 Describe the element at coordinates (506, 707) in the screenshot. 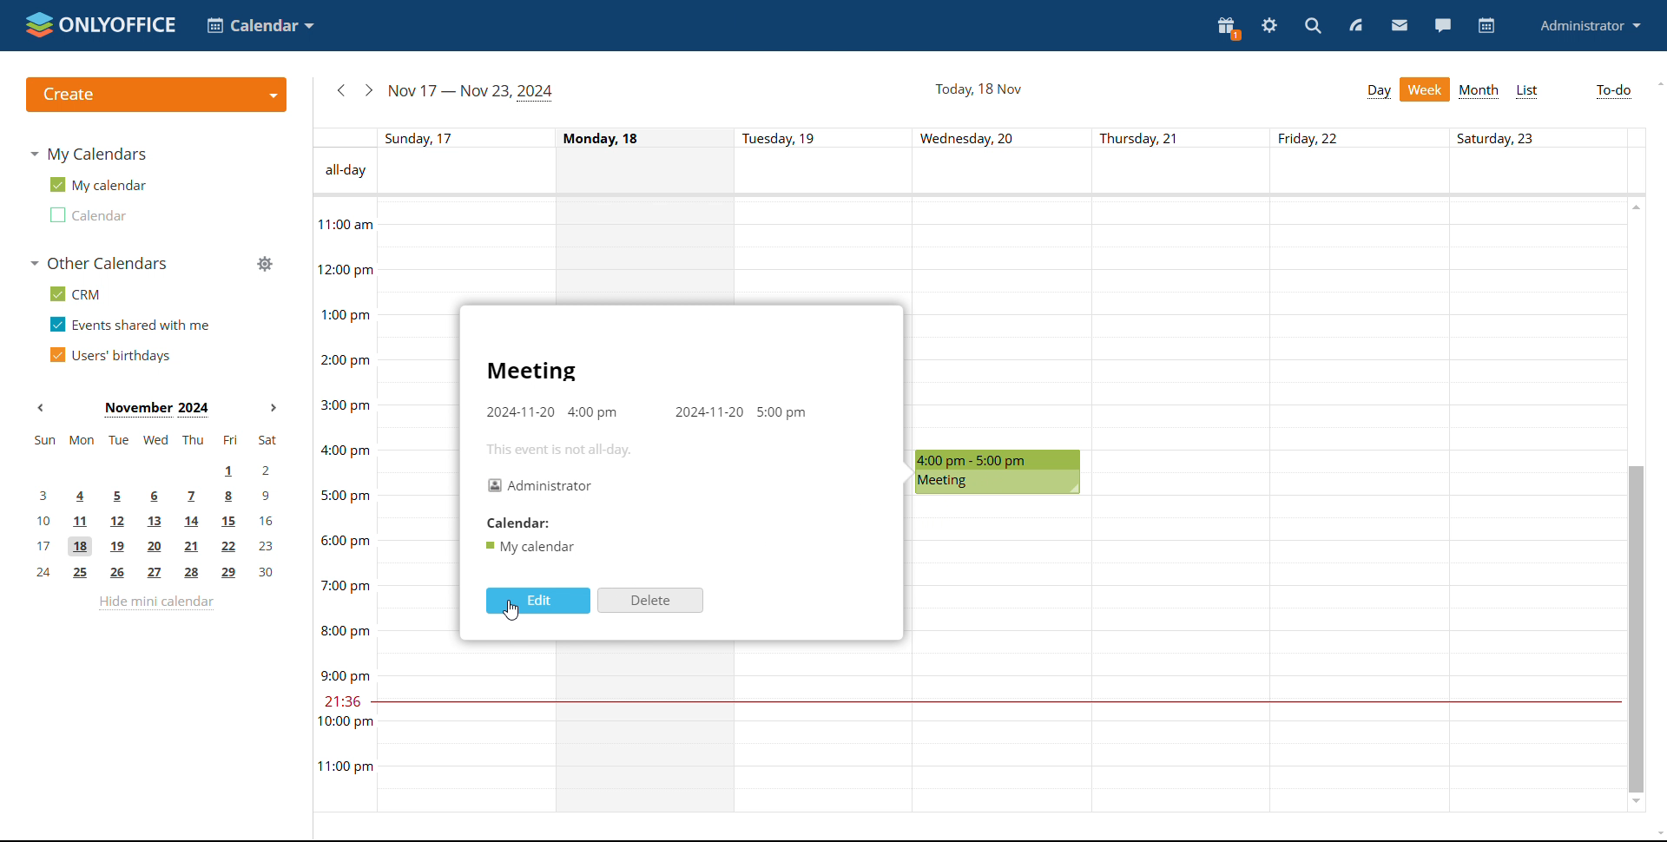

I see `time slot, sunday 17th` at that location.